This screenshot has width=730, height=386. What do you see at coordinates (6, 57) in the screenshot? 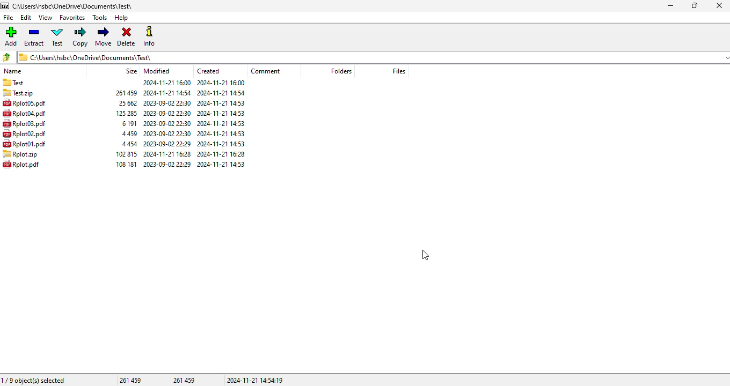
I see `browse folders` at bounding box center [6, 57].